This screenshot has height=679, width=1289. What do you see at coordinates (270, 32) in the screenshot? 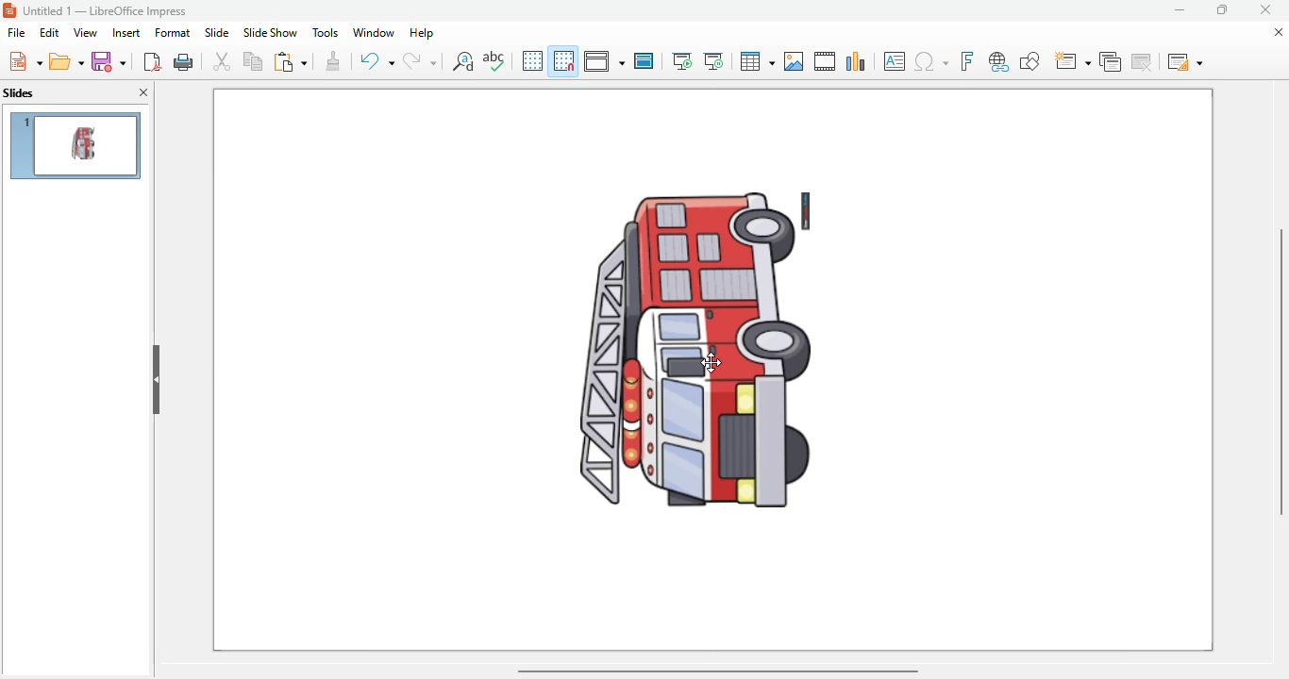
I see `slide show` at bounding box center [270, 32].